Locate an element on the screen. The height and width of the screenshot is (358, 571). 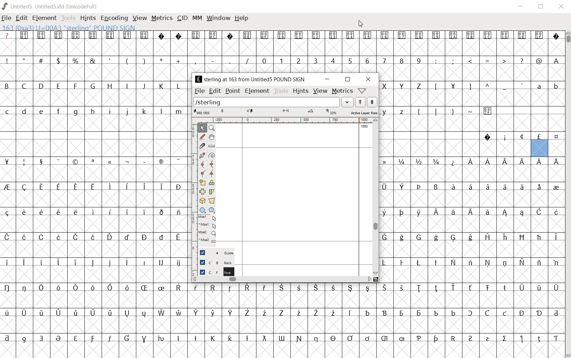
file is located at coordinates (199, 91).